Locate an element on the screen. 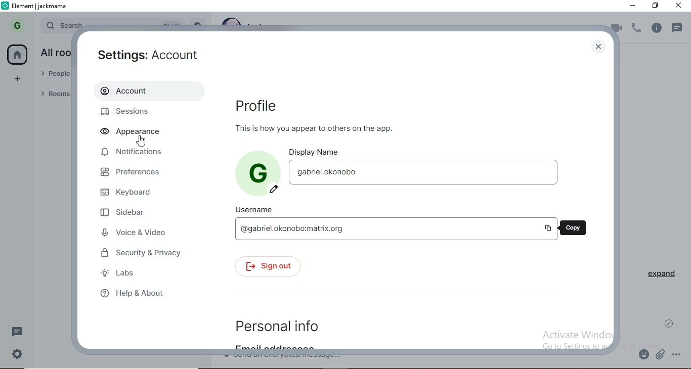 The height and width of the screenshot is (369, 691). attachment is located at coordinates (661, 356).